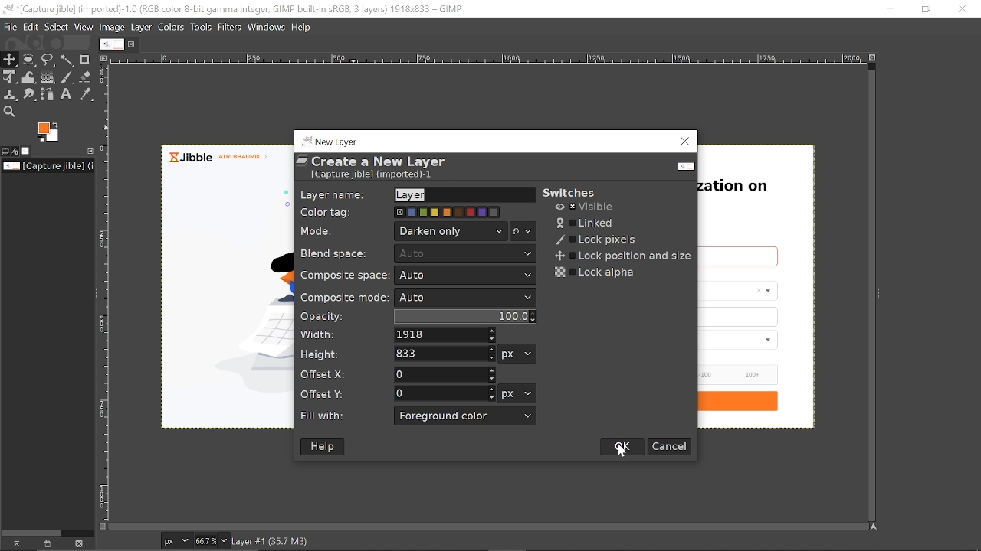 This screenshot has width=981, height=551. What do you see at coordinates (451, 230) in the screenshot?
I see `Mode options` at bounding box center [451, 230].